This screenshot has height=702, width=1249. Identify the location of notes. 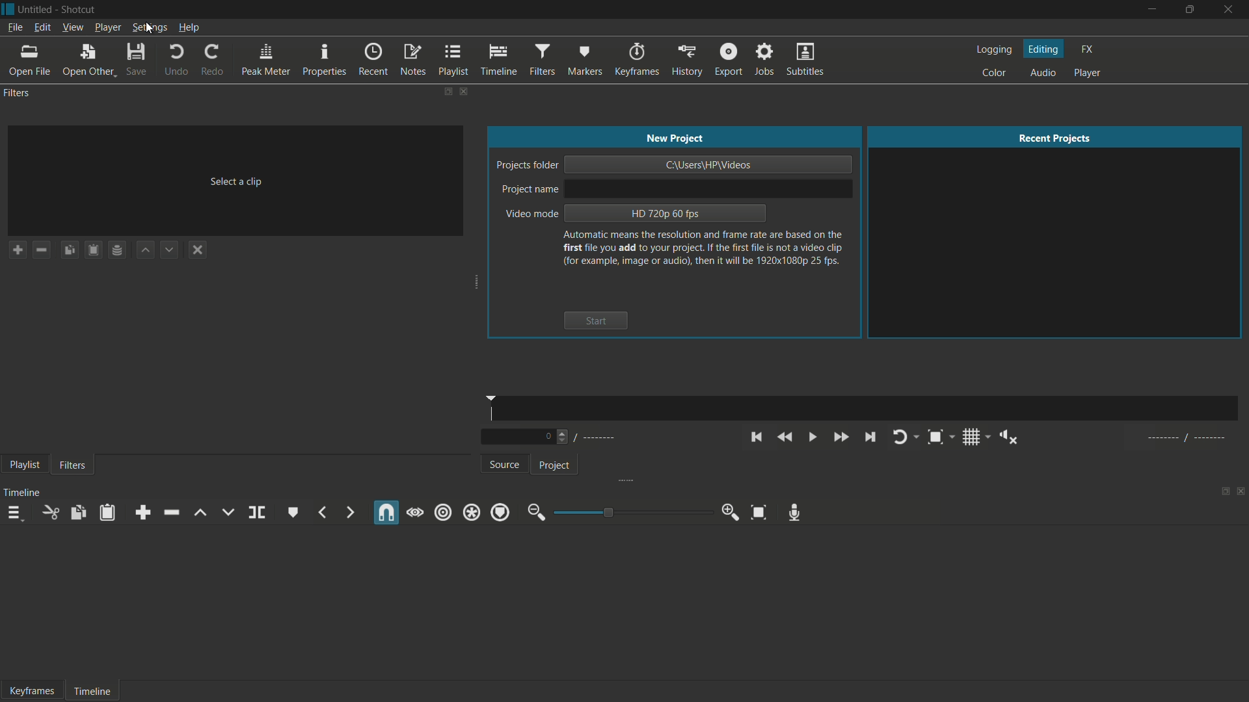
(412, 60).